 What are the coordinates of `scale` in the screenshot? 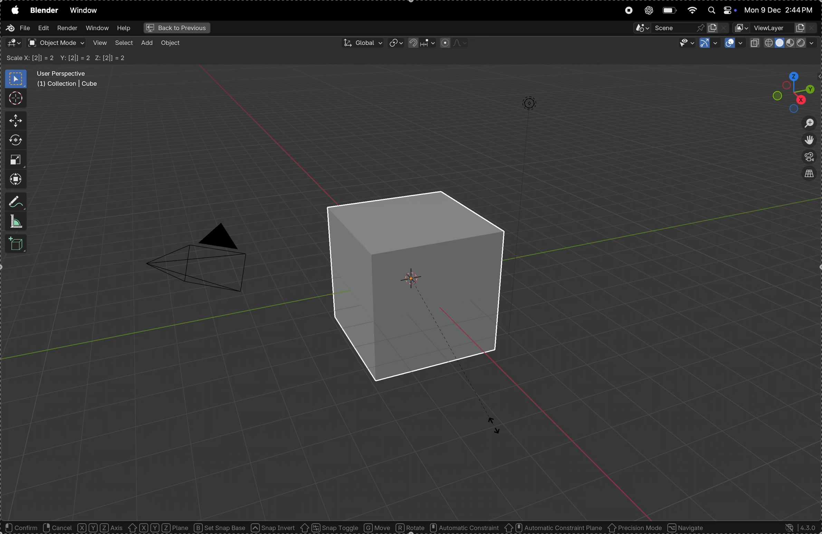 It's located at (17, 160).